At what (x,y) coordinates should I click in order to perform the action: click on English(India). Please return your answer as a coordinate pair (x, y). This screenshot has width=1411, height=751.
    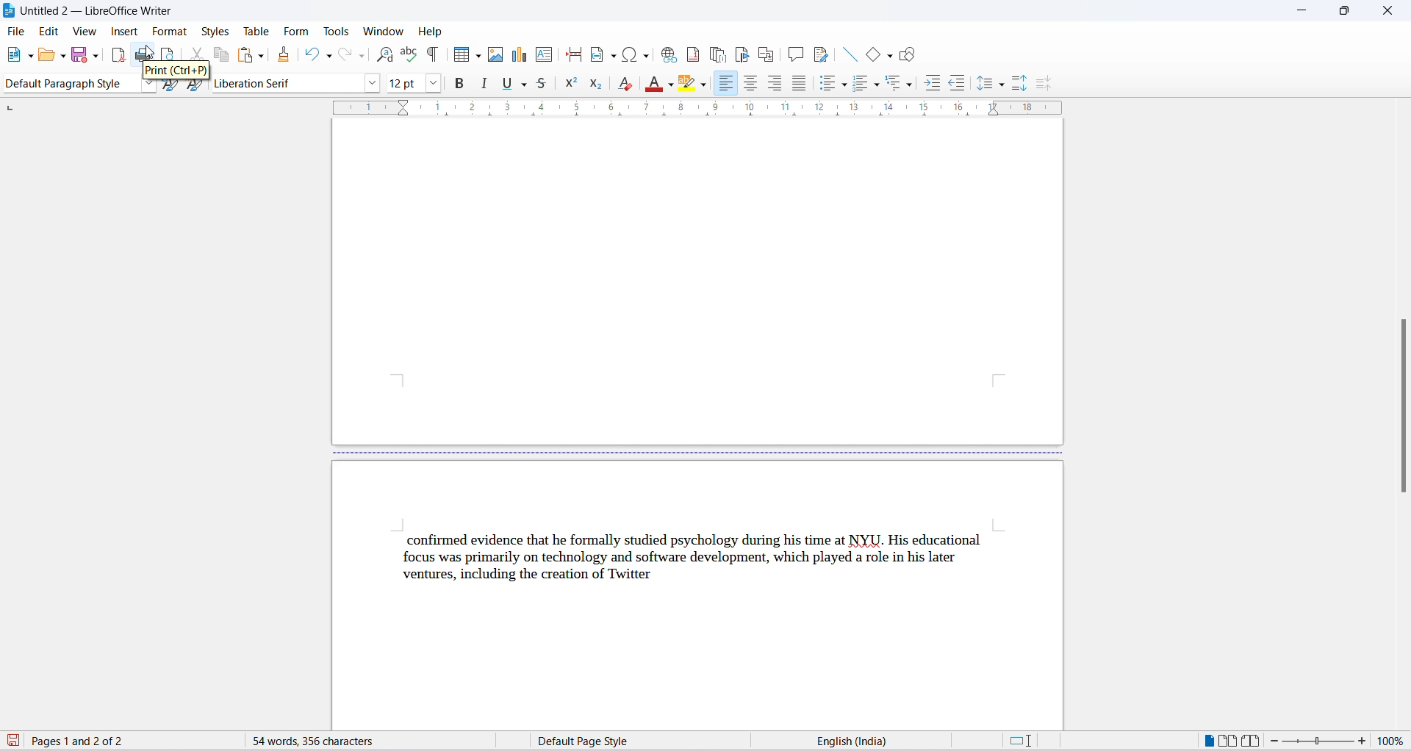
    Looking at the image, I should click on (894, 740).